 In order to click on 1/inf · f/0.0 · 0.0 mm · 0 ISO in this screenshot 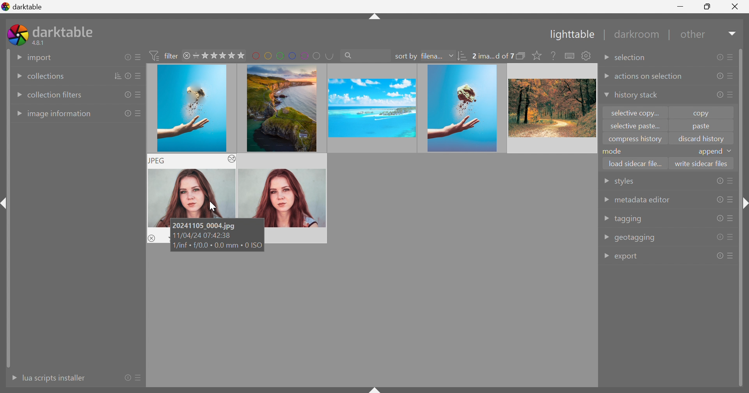, I will do `click(217, 247)`.